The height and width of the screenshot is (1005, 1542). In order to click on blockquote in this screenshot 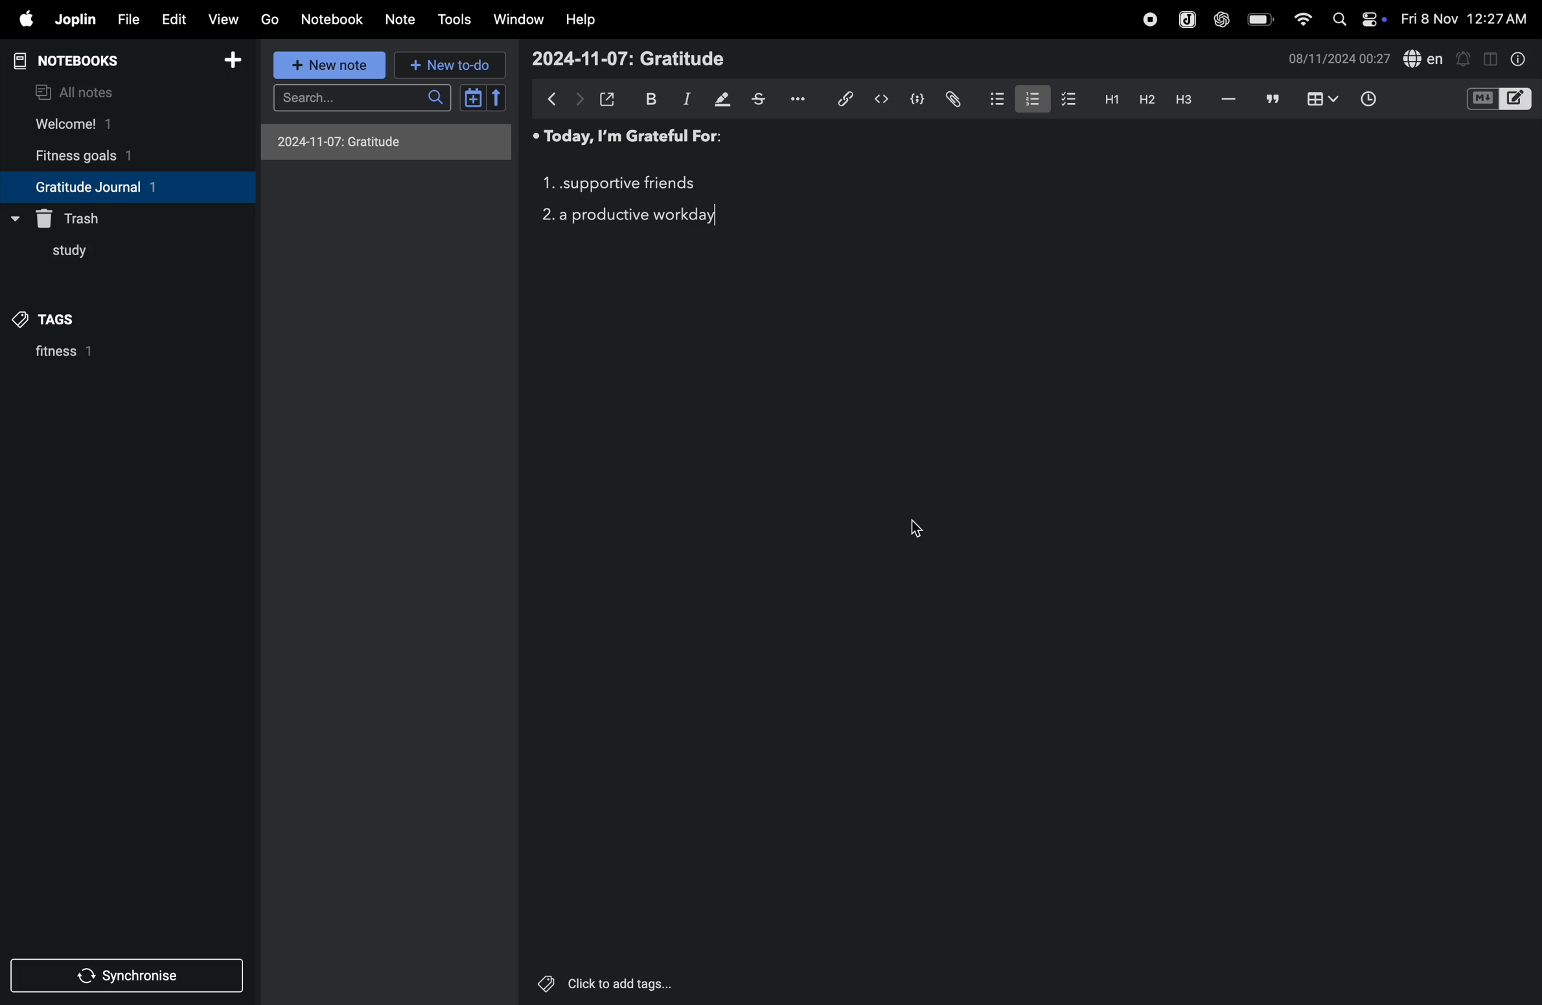, I will do `click(1273, 99)`.